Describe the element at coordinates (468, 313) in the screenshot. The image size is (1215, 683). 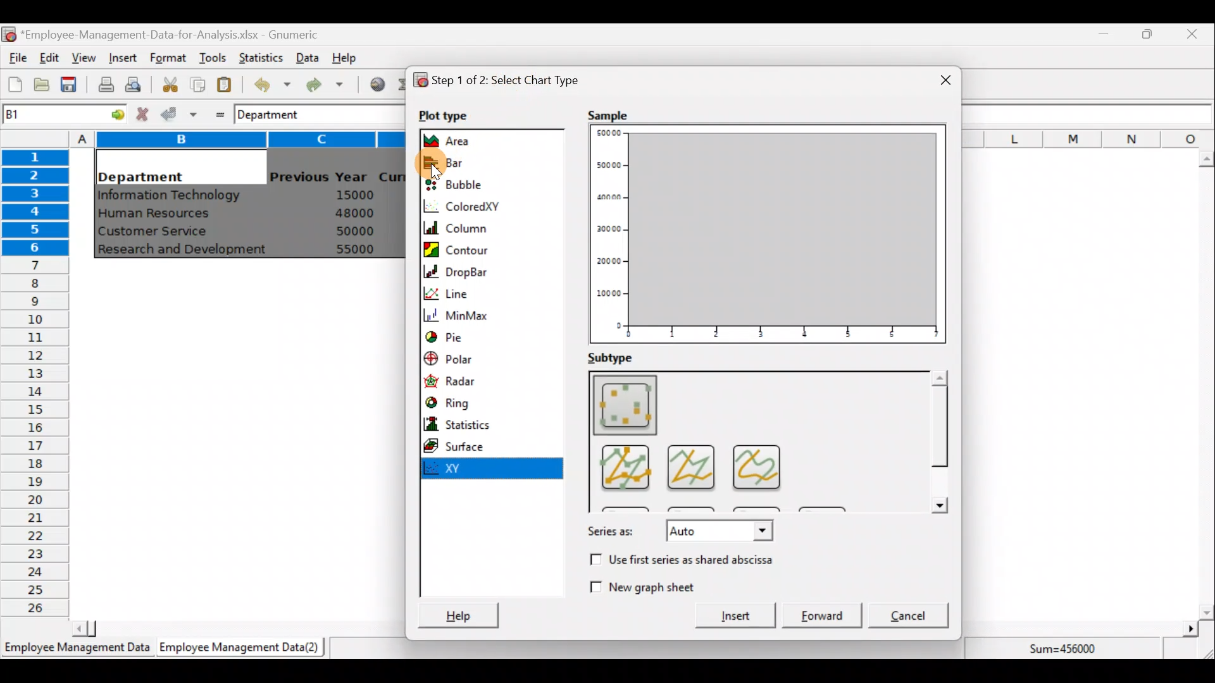
I see `MinMax` at that location.